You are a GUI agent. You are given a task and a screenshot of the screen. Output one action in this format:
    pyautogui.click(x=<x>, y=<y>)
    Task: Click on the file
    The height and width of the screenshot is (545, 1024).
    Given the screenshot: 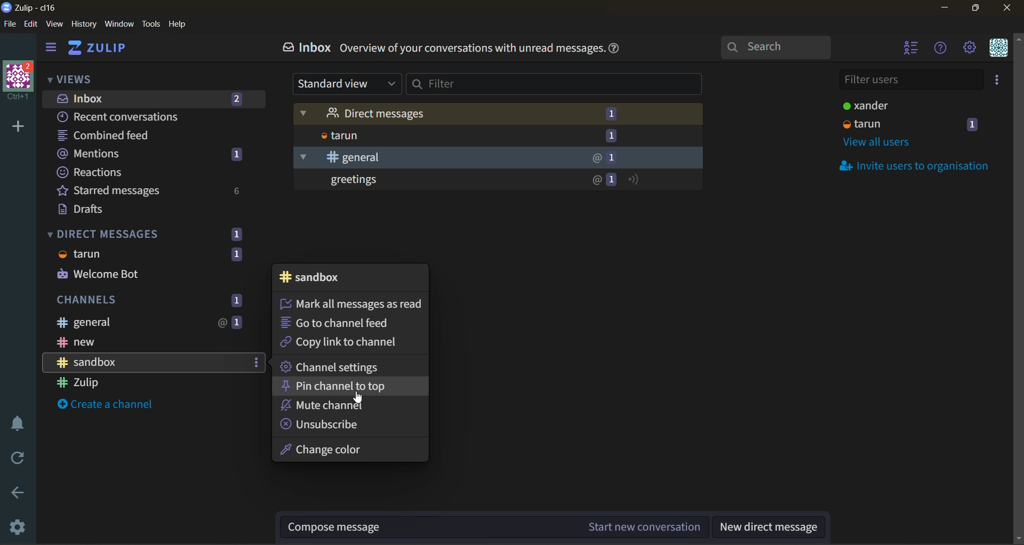 What is the action you would take?
    pyautogui.click(x=10, y=25)
    